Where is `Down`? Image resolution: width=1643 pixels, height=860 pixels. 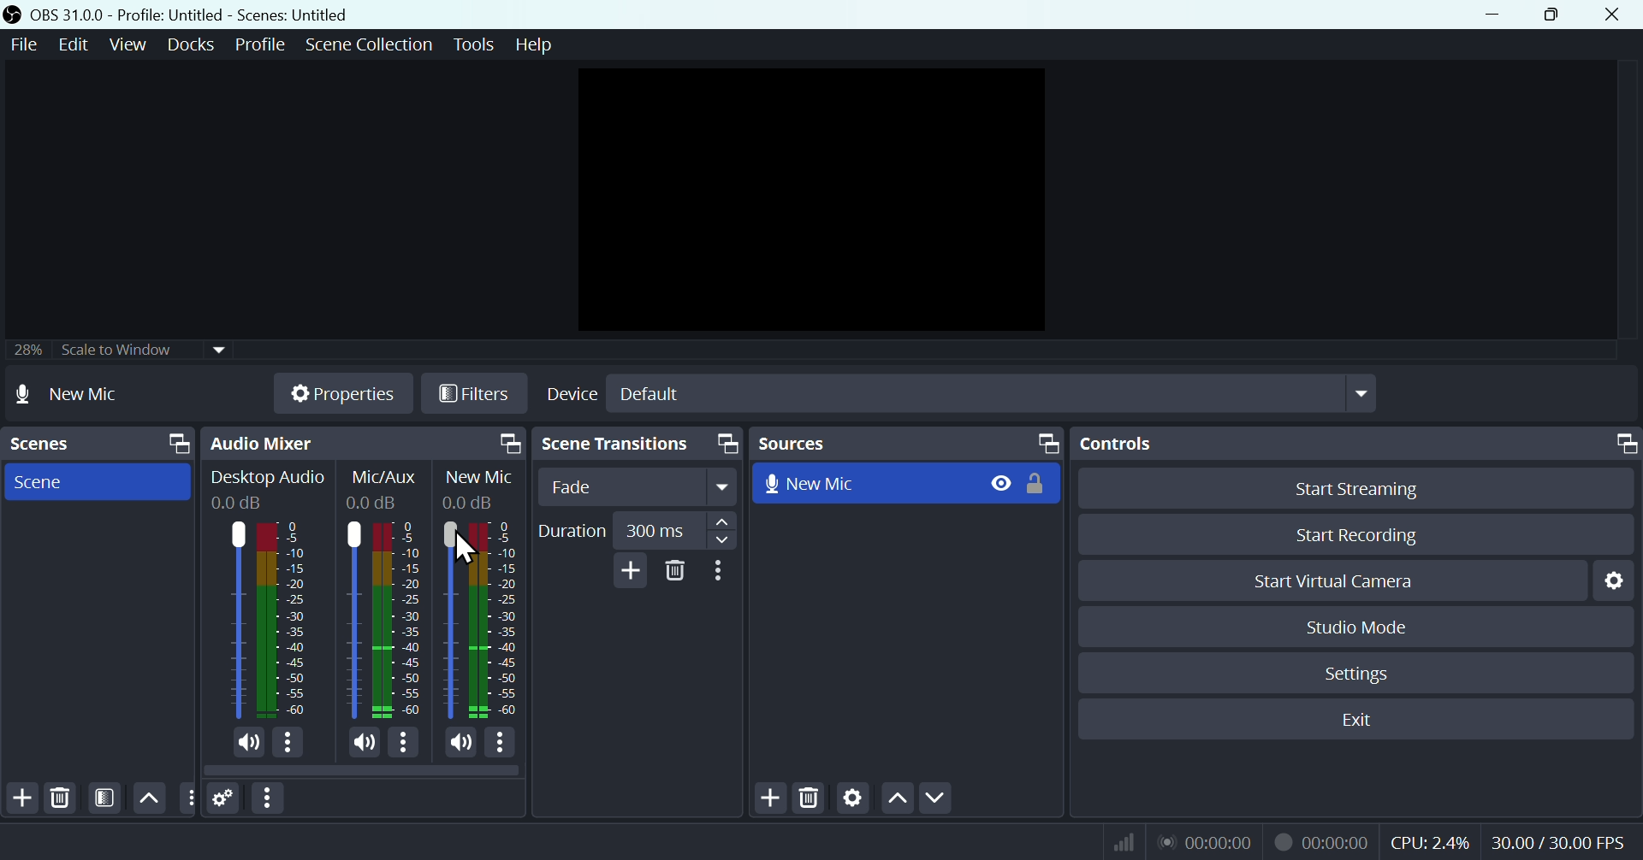 Down is located at coordinates (935, 799).